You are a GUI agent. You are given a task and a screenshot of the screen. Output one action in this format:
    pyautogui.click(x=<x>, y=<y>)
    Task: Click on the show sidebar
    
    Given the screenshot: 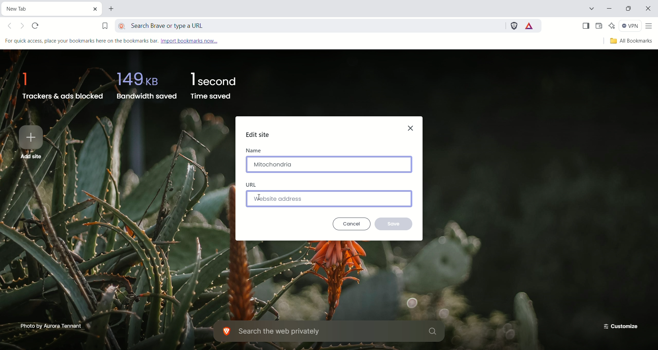 What is the action you would take?
    pyautogui.click(x=585, y=26)
    